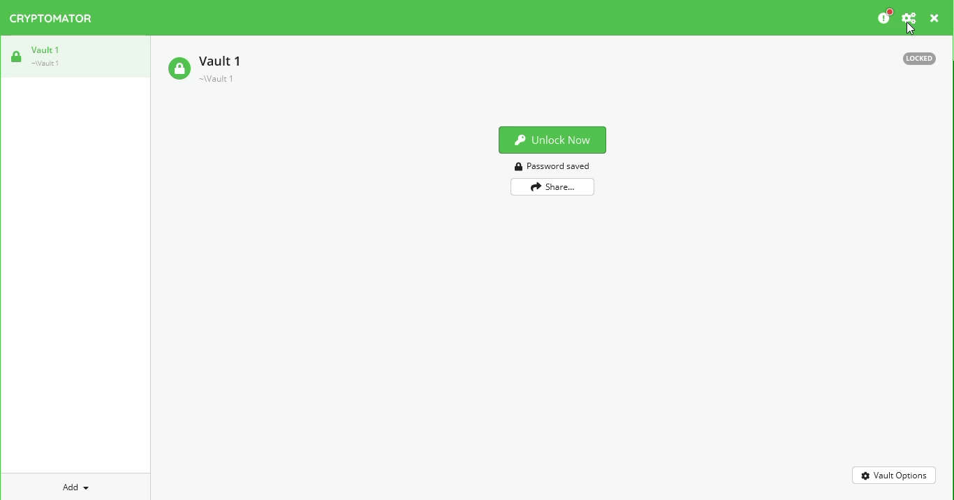 Image resolution: width=954 pixels, height=500 pixels. What do you see at coordinates (552, 166) in the screenshot?
I see `password saved` at bounding box center [552, 166].